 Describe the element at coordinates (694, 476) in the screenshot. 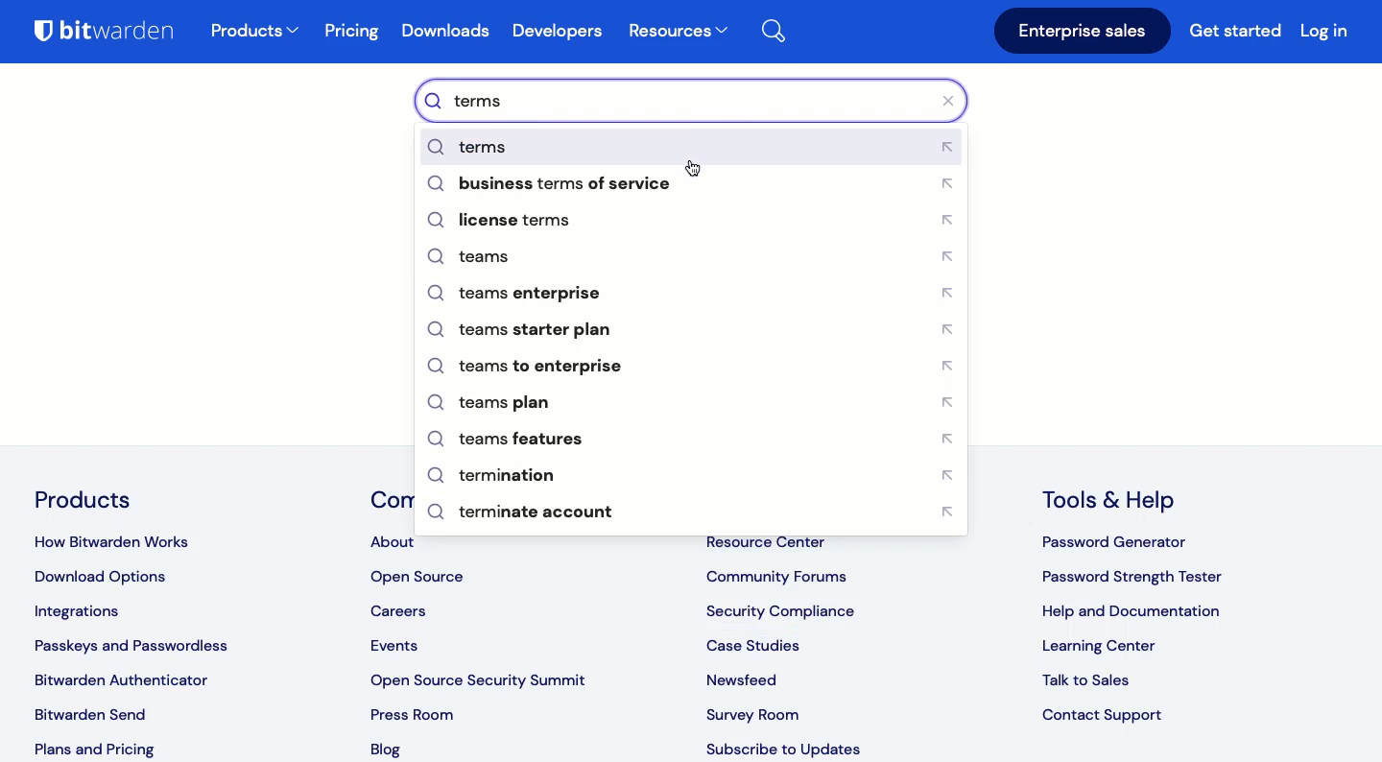

I see `termination` at that location.